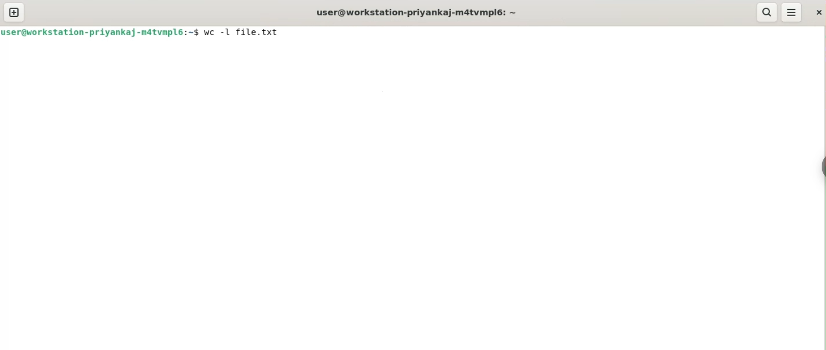 The height and width of the screenshot is (350, 826). I want to click on wc -l file.txt, so click(244, 32).